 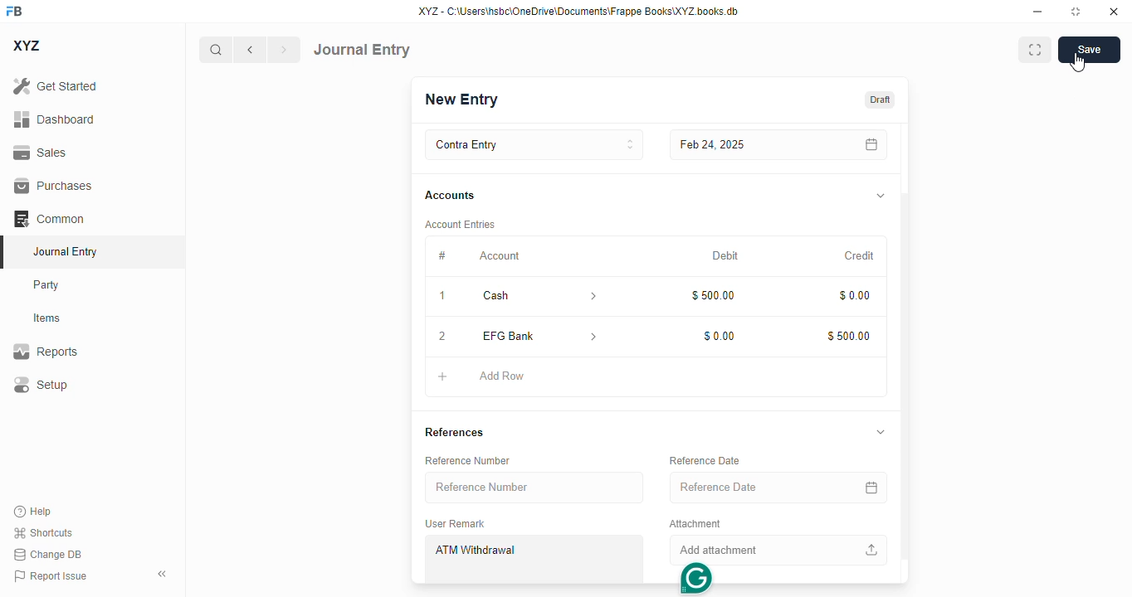 I want to click on credit, so click(x=859, y=255).